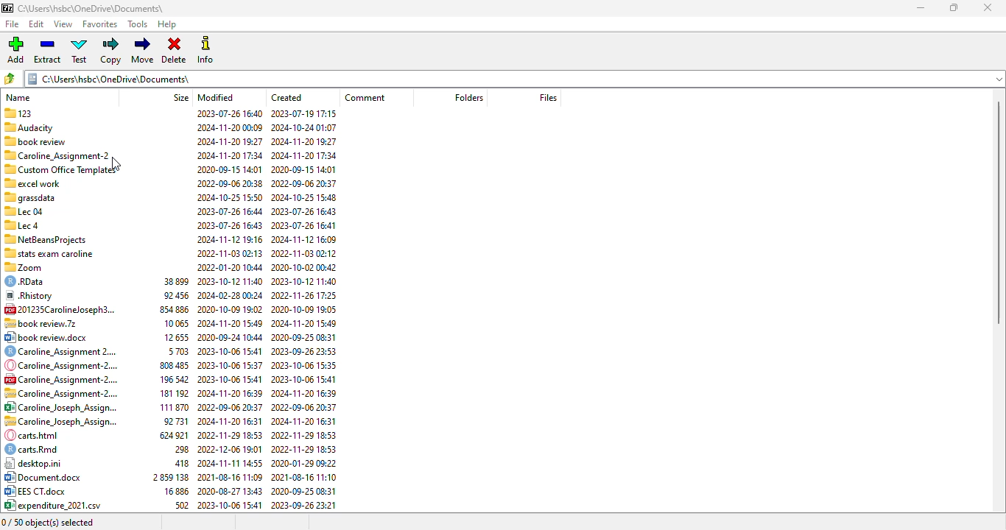 Image resolution: width=1006 pixels, height=530 pixels. I want to click on folders, so click(467, 97).